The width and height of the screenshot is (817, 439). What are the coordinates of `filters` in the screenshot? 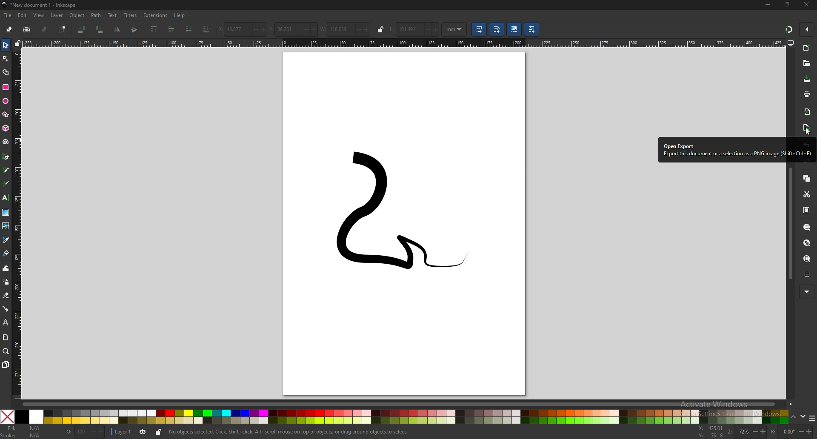 It's located at (131, 15).